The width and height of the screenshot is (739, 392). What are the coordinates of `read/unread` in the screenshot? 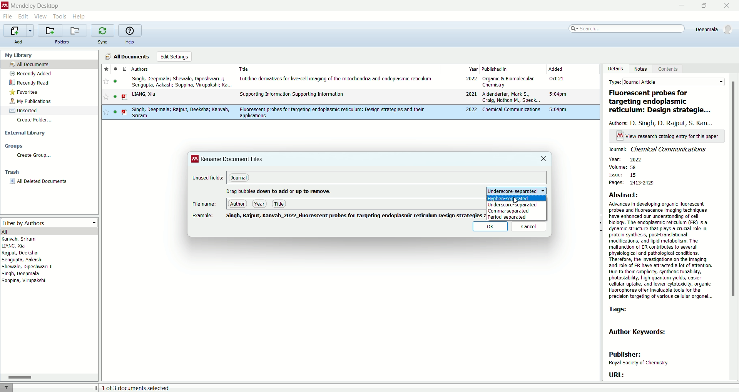 It's located at (115, 98).